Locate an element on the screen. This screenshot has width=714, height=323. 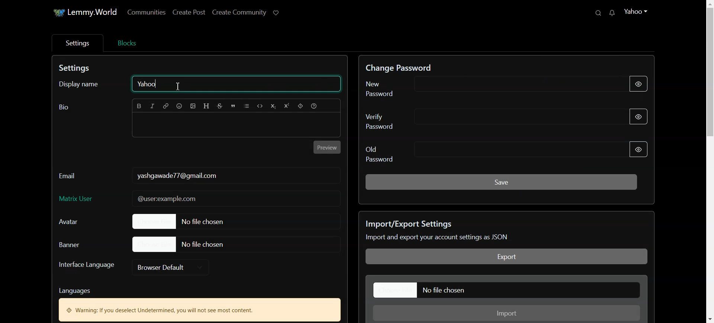
Q is located at coordinates (589, 13).